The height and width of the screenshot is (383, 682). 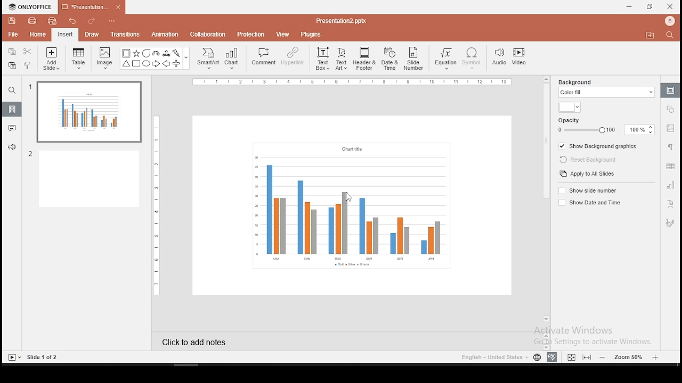 What do you see at coordinates (32, 21) in the screenshot?
I see `print file` at bounding box center [32, 21].